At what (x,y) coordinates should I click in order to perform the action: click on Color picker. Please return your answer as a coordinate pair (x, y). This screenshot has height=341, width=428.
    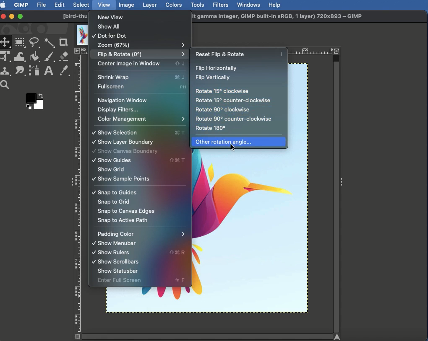
    Looking at the image, I should click on (63, 71).